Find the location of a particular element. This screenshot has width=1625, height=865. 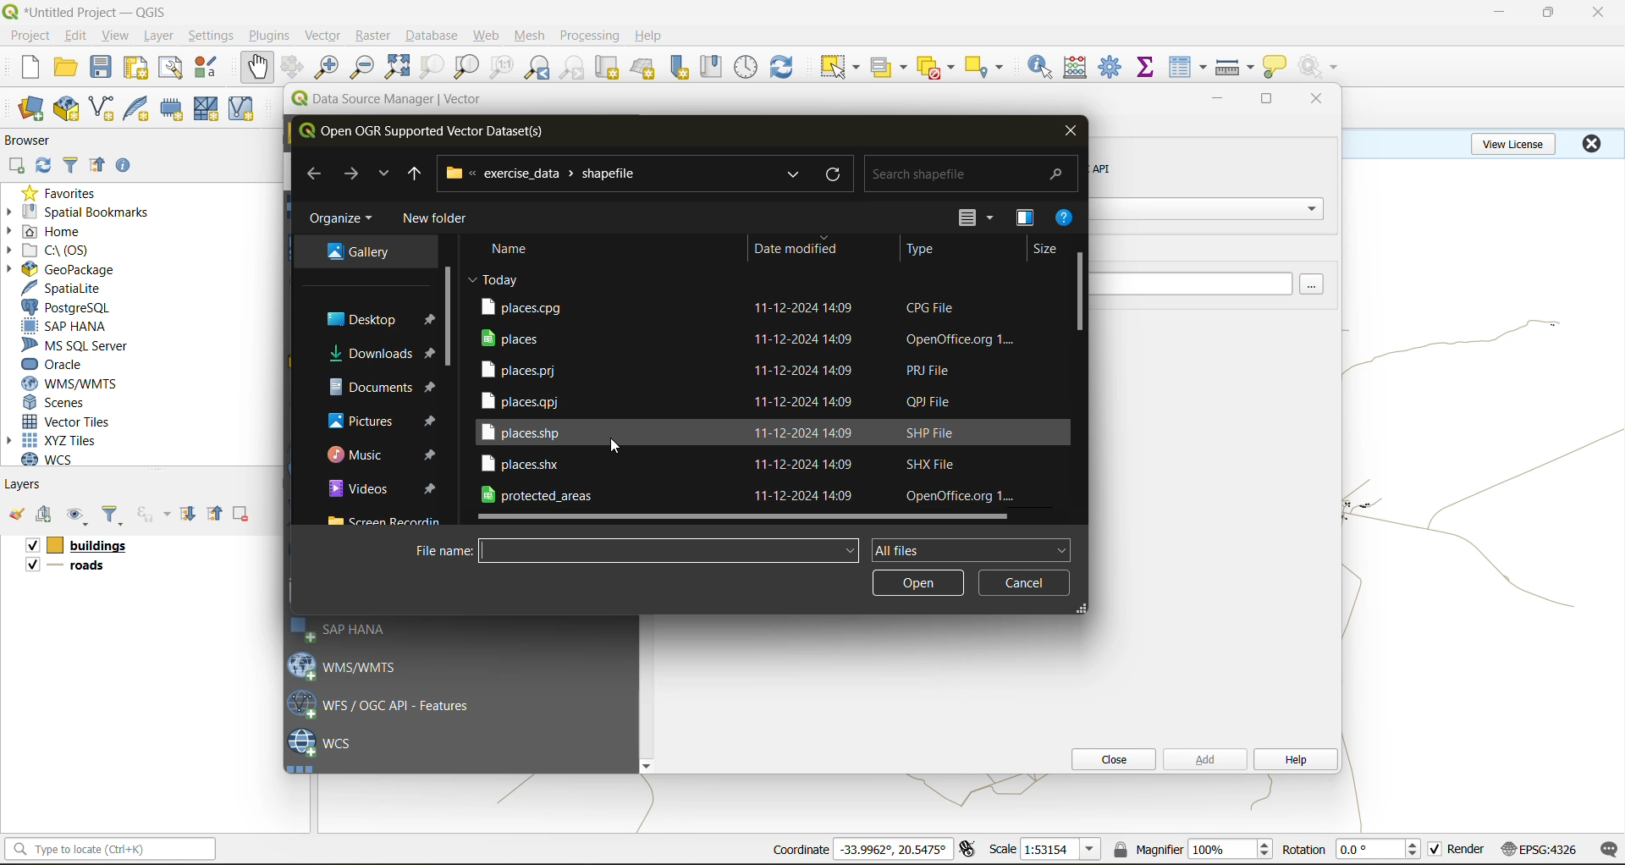

file/folder names is located at coordinates (721, 432).